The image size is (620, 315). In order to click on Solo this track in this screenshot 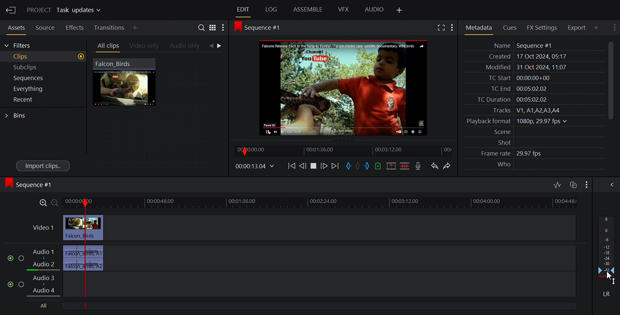, I will do `click(21, 256)`.